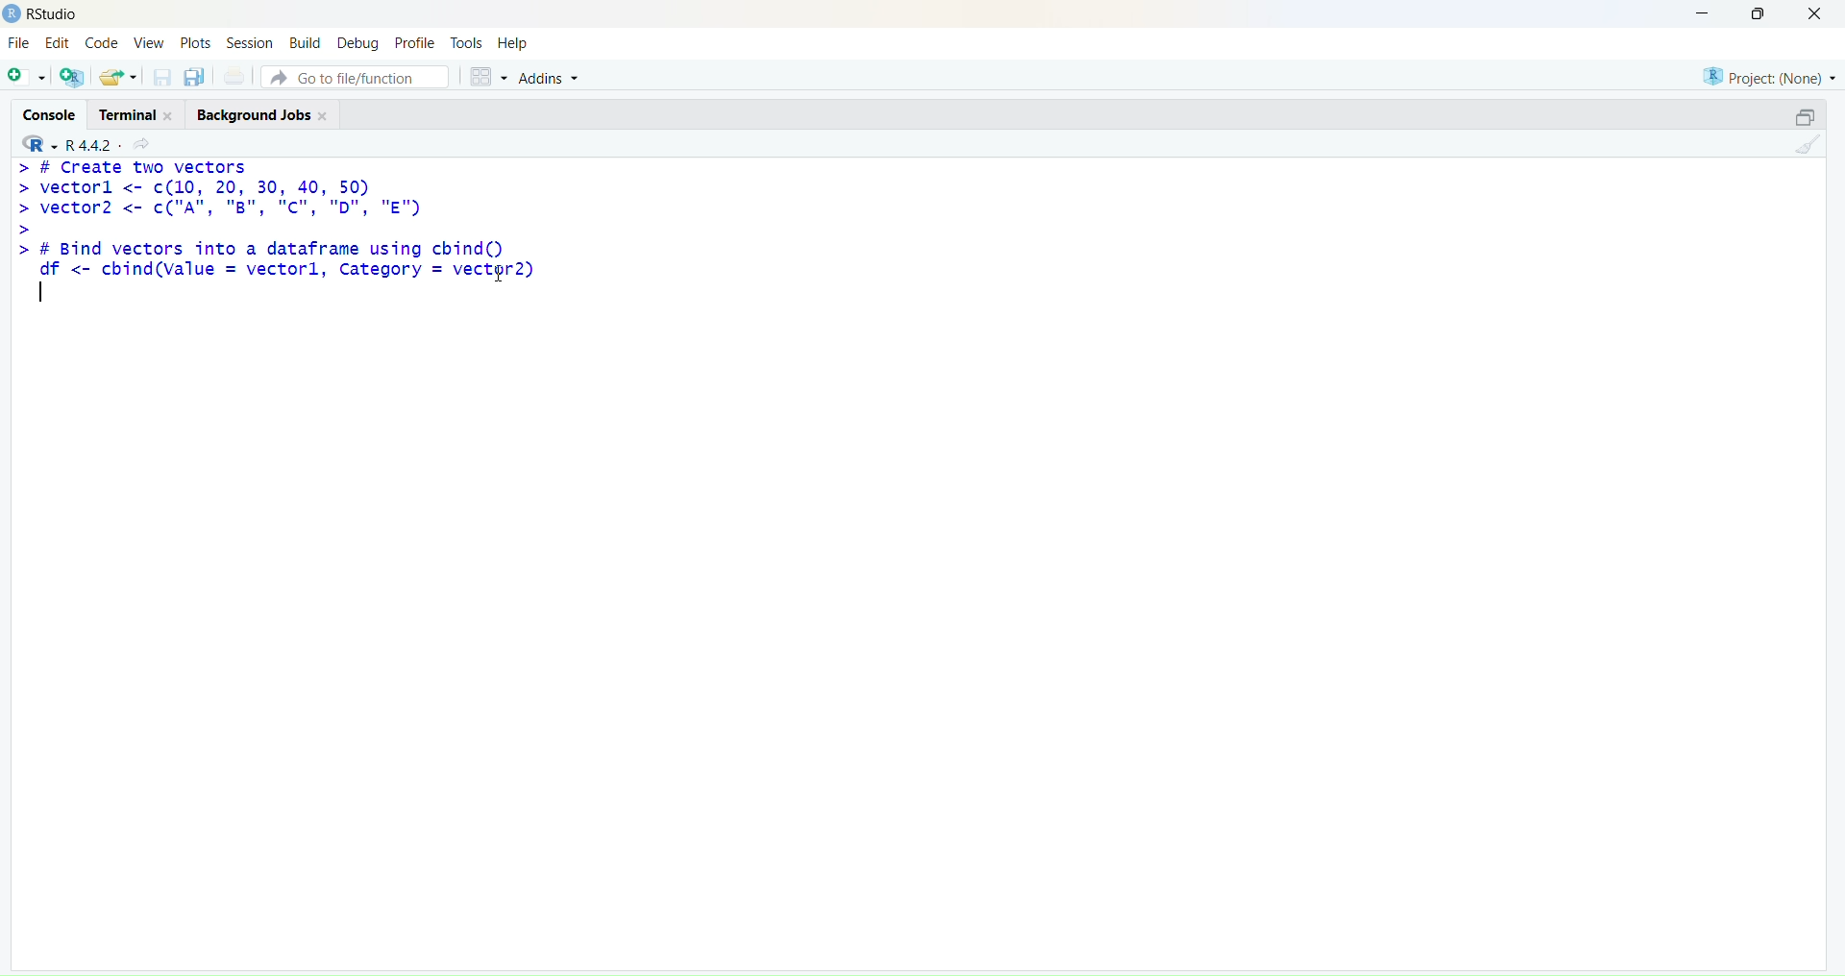  Describe the element at coordinates (467, 42) in the screenshot. I see `Tools` at that location.